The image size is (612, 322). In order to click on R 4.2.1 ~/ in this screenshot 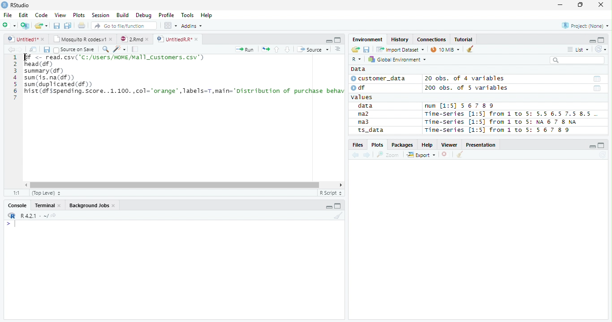, I will do `click(34, 215)`.